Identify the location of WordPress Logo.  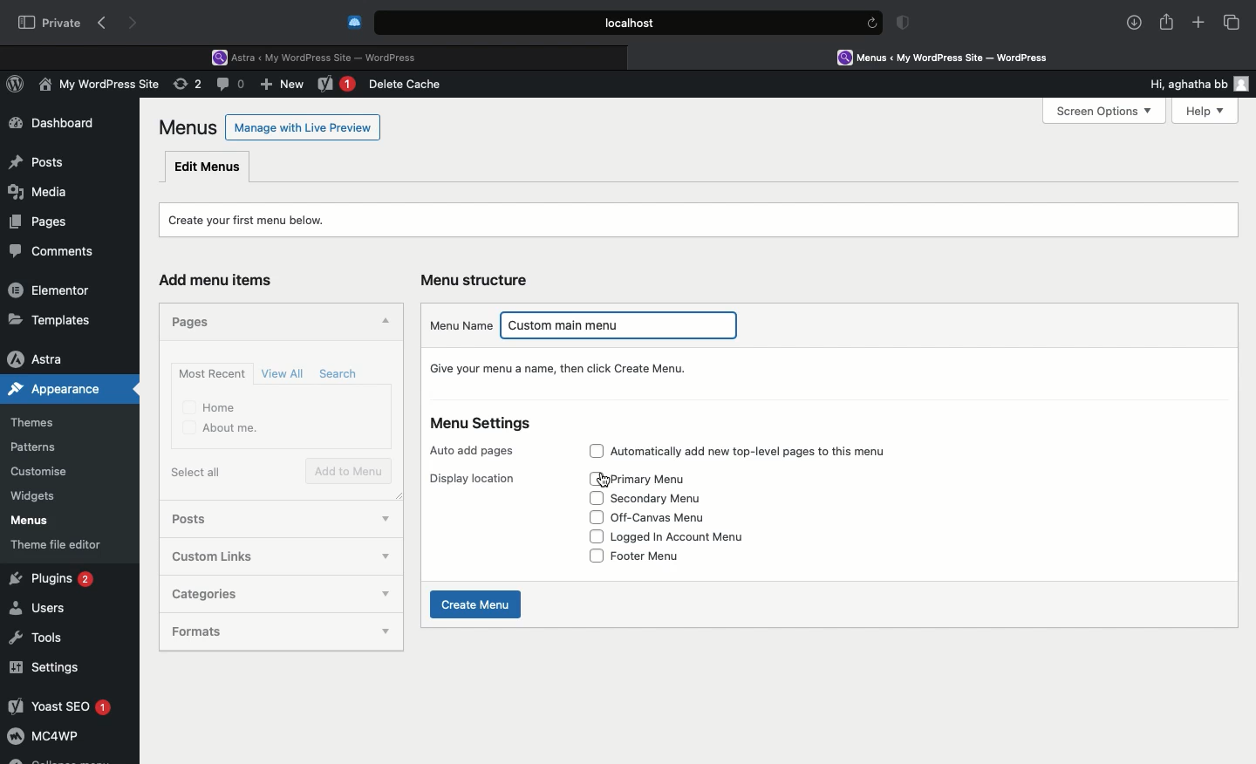
(18, 86).